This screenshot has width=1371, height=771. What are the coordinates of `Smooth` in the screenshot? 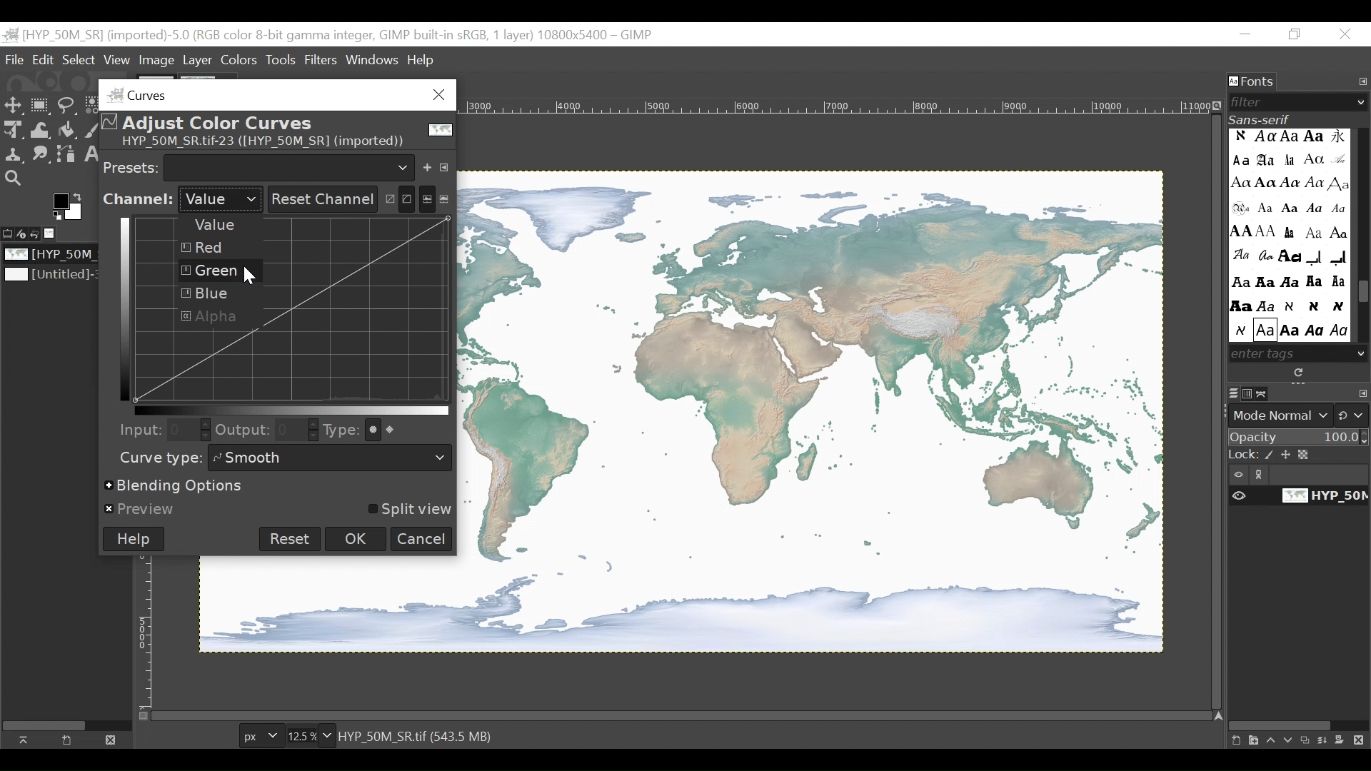 It's located at (333, 458).